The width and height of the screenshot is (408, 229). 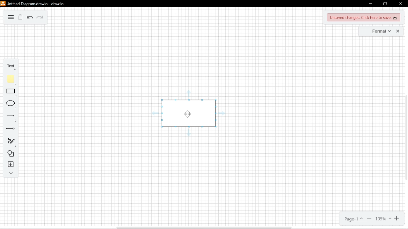 I want to click on restore down, so click(x=384, y=4).